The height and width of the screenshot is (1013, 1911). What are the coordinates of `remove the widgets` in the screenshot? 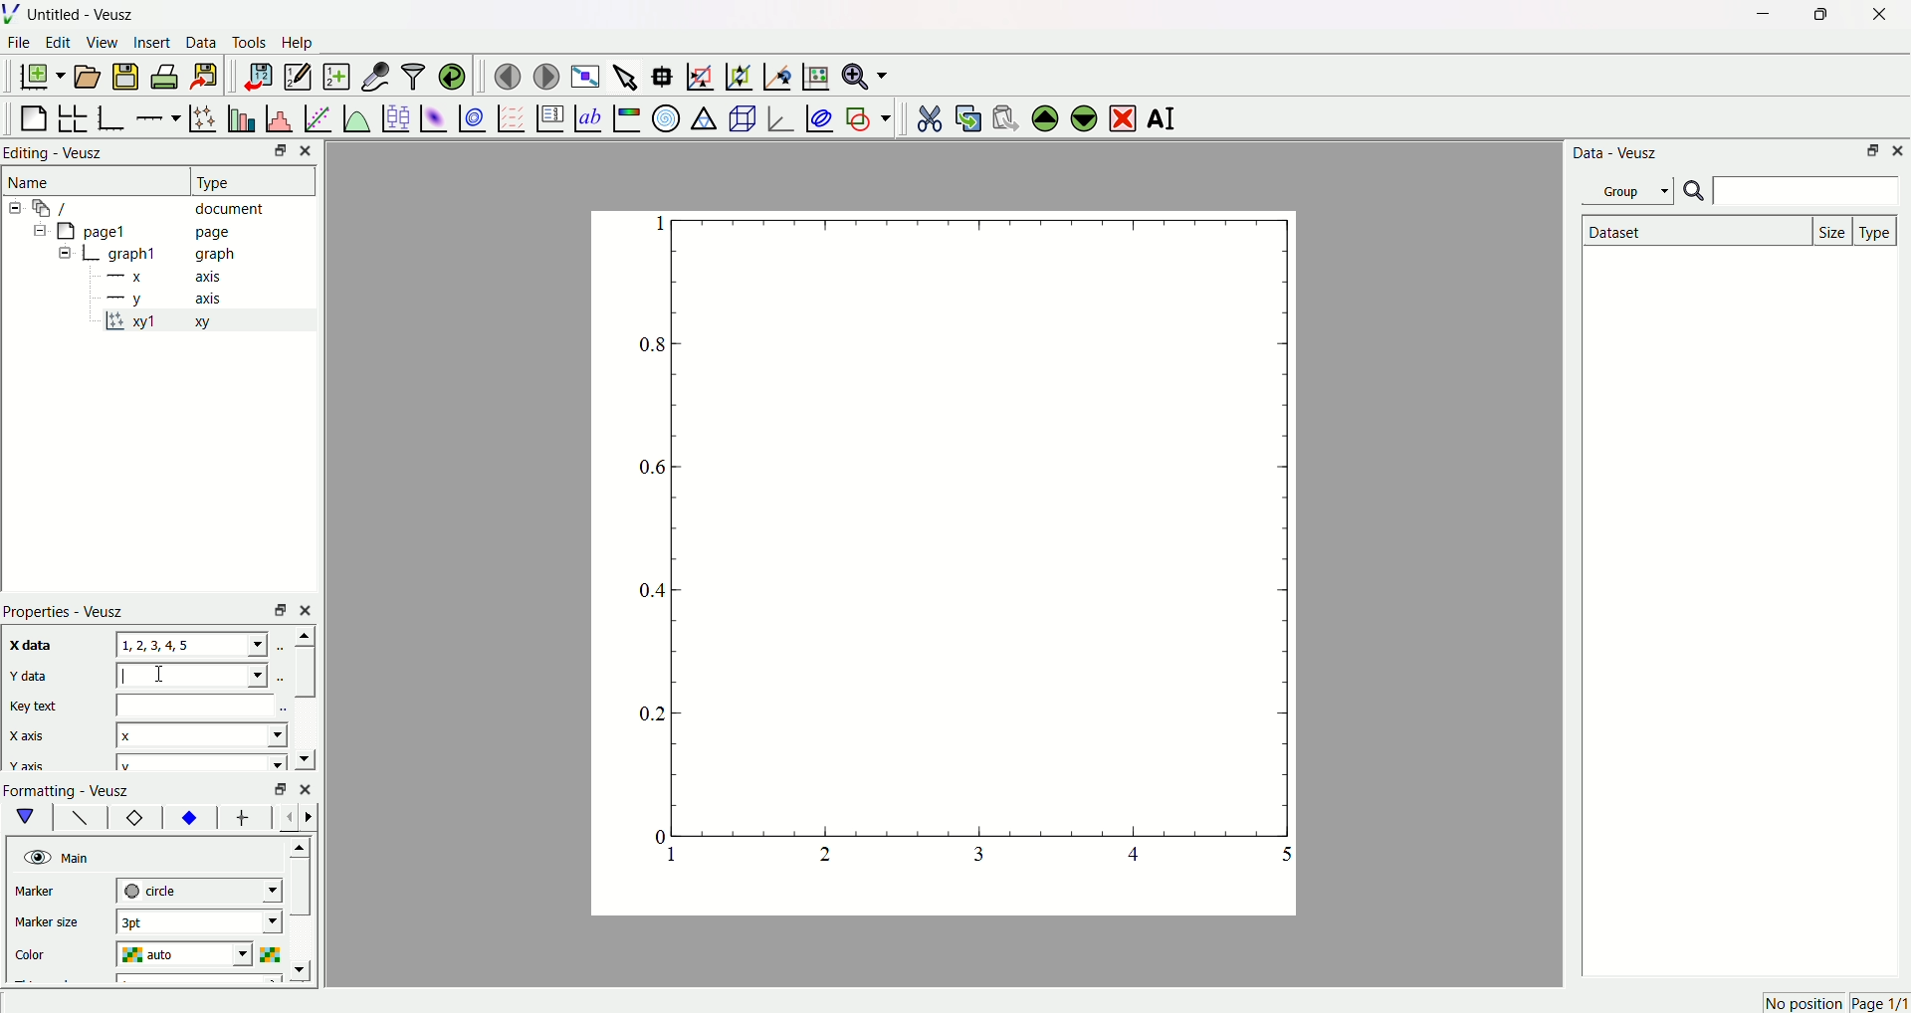 It's located at (1122, 116).